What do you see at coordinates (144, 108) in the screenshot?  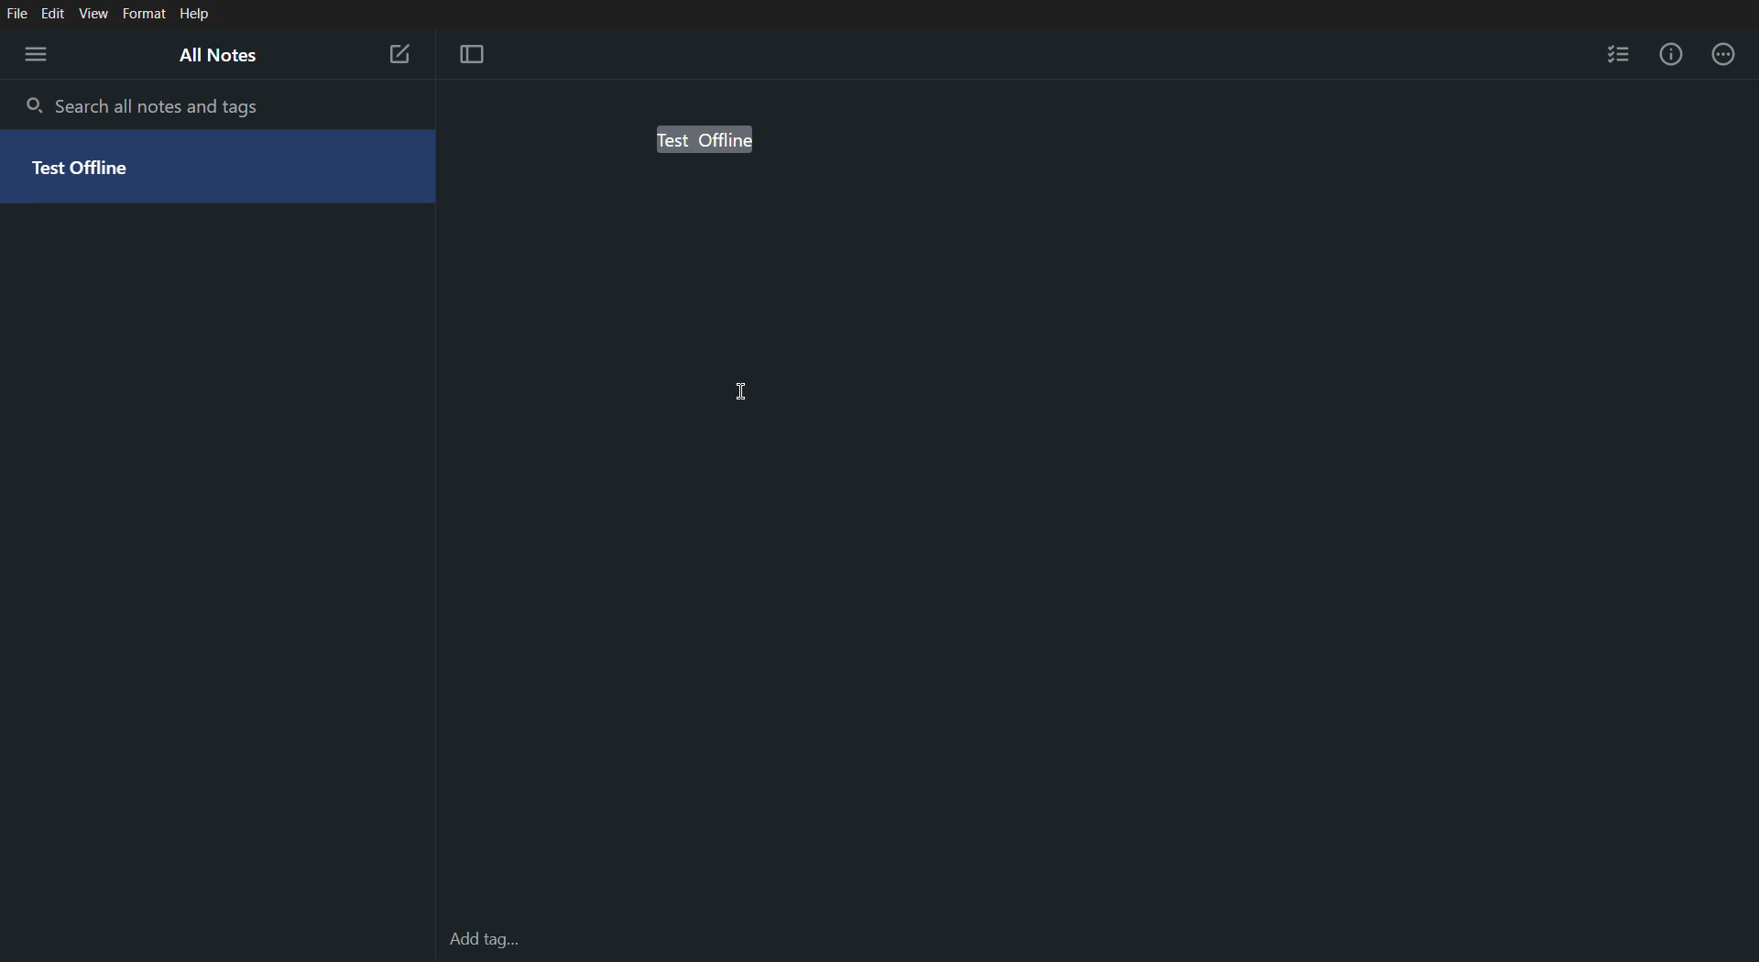 I see `Search all notes and tags` at bounding box center [144, 108].